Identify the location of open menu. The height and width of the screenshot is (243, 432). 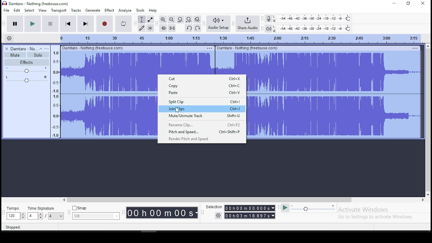
(47, 48).